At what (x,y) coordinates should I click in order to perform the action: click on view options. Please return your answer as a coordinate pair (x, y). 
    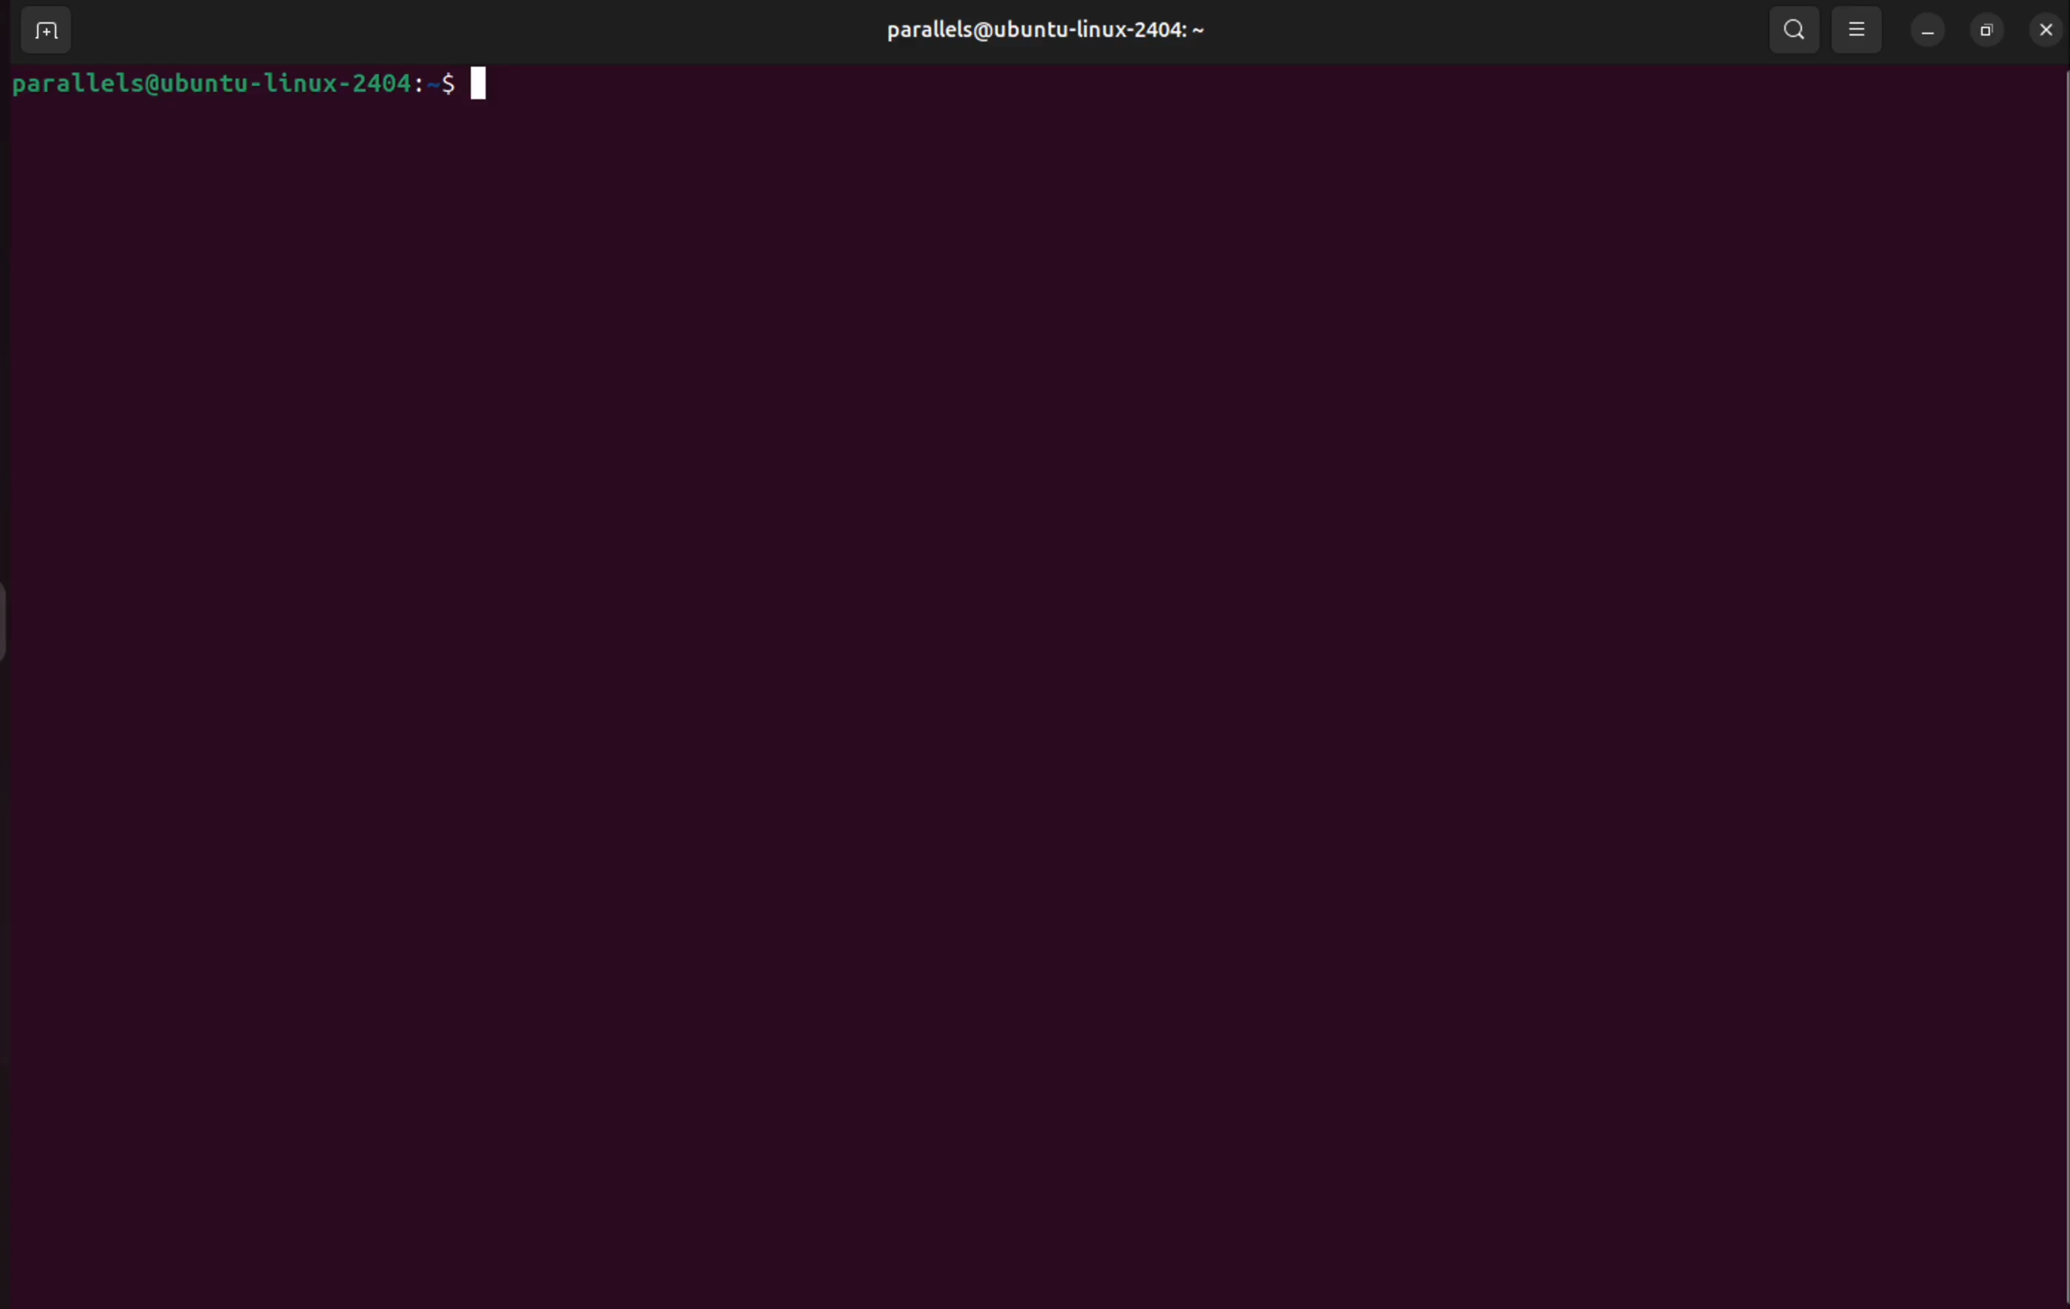
    Looking at the image, I should click on (1856, 31).